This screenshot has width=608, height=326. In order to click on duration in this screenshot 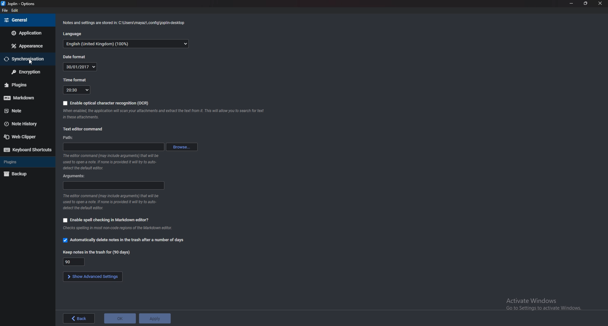, I will do `click(74, 261)`.